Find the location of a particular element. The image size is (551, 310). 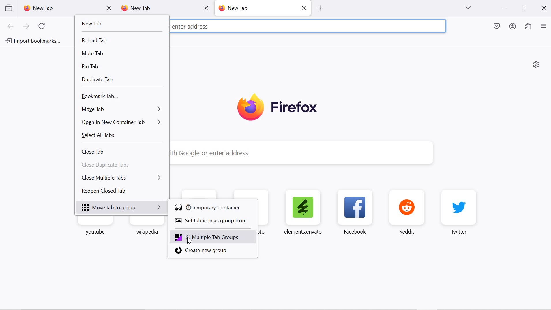

temporary container is located at coordinates (213, 208).